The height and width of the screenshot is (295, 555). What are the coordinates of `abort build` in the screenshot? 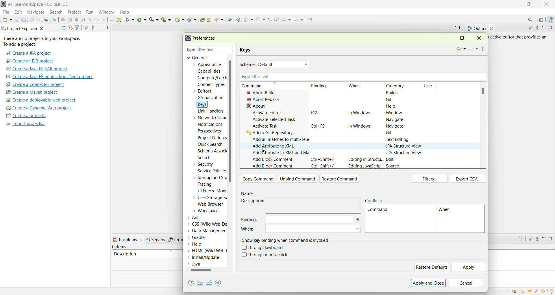 It's located at (266, 93).